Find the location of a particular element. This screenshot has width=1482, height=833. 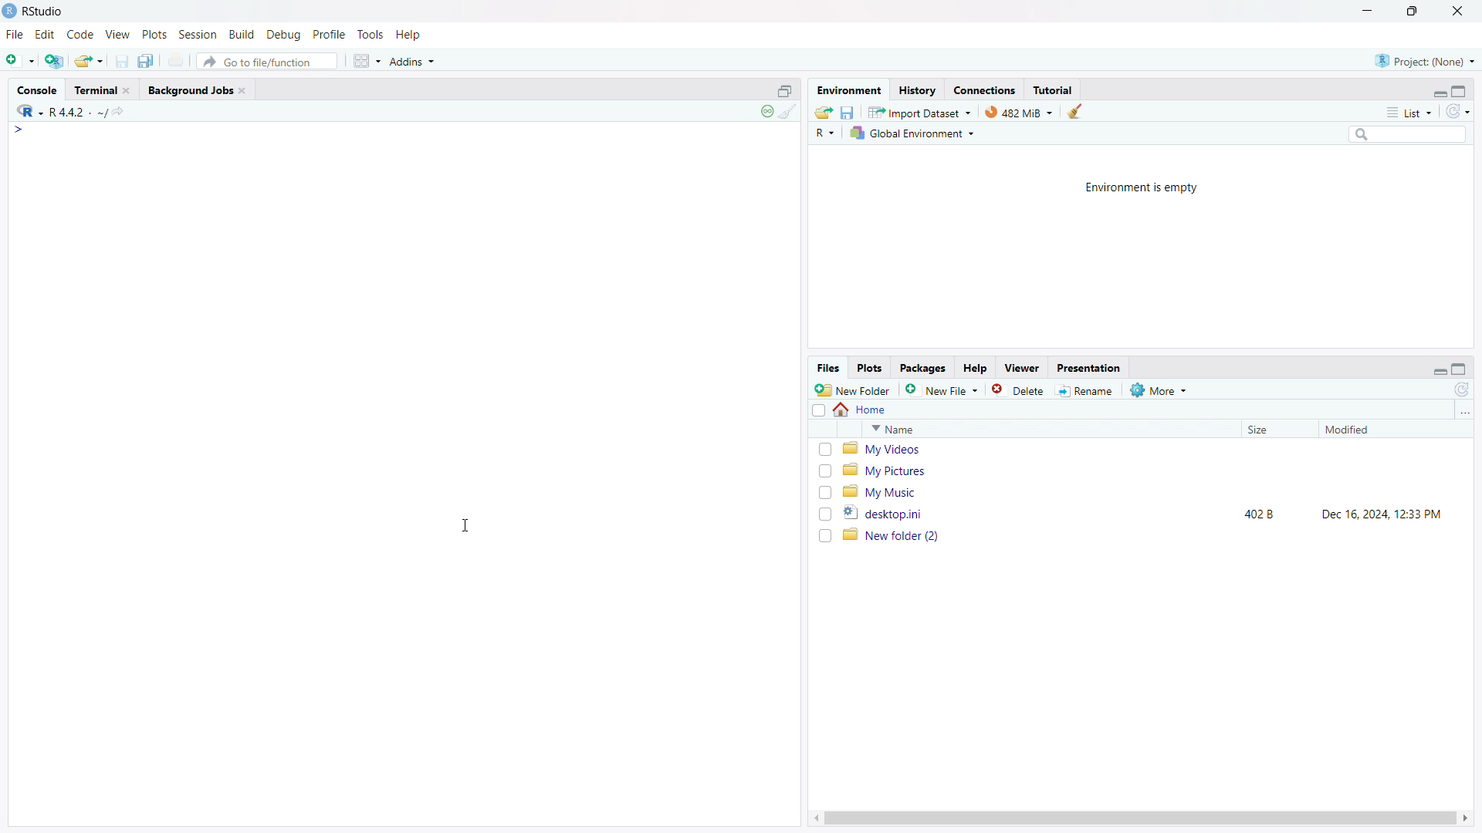

help is located at coordinates (409, 35).